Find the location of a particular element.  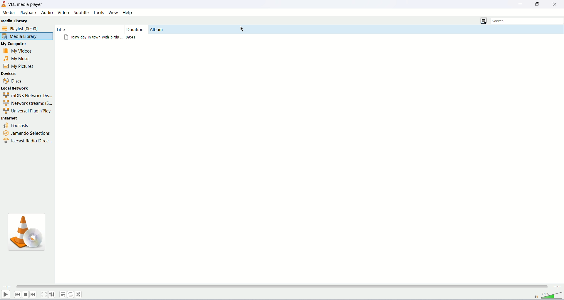

media is located at coordinates (8, 12).